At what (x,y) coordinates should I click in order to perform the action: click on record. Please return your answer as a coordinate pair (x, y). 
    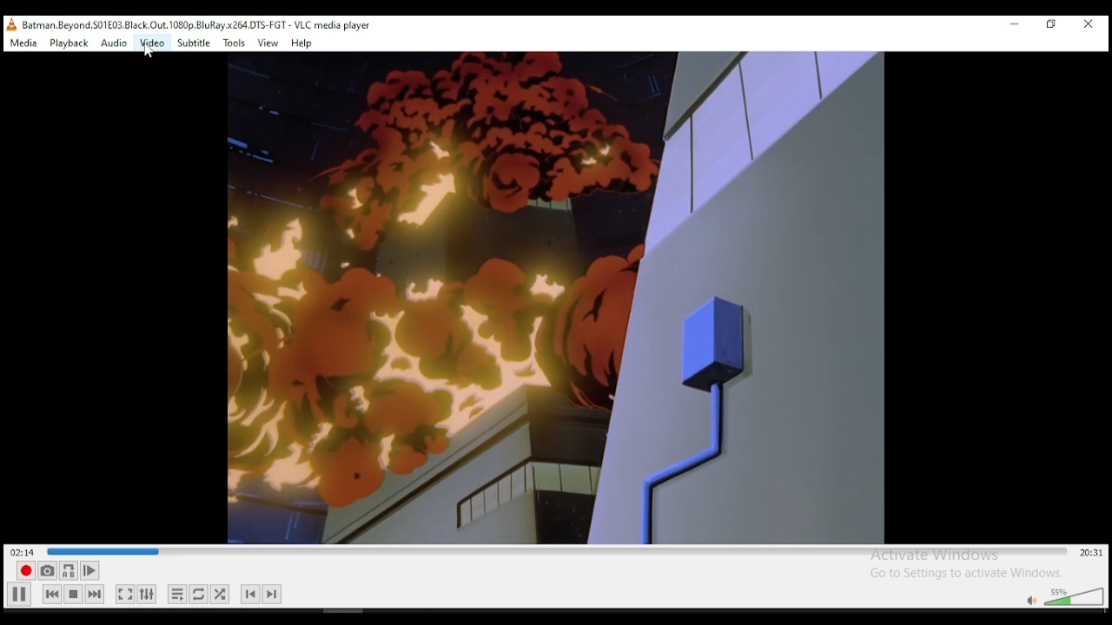
    Looking at the image, I should click on (24, 569).